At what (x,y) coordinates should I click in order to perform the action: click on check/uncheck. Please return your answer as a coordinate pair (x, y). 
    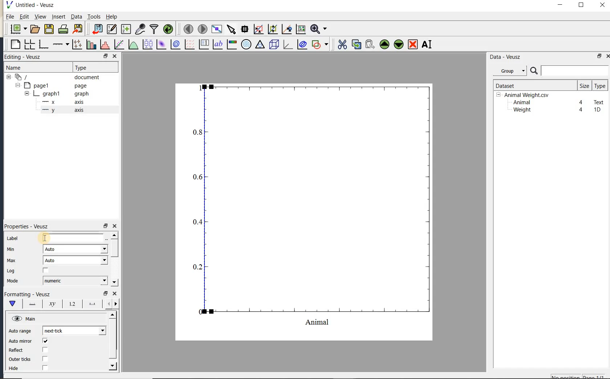
    Looking at the image, I should click on (45, 350).